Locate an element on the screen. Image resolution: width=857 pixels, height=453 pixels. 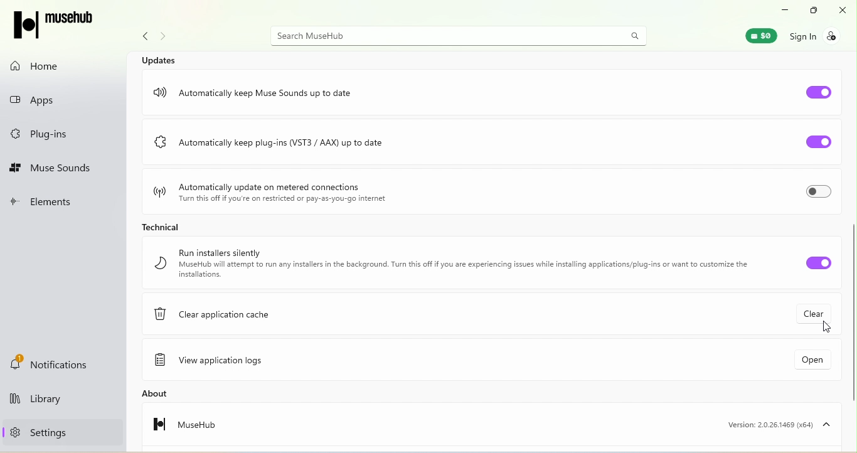
Sign In is located at coordinates (821, 35).